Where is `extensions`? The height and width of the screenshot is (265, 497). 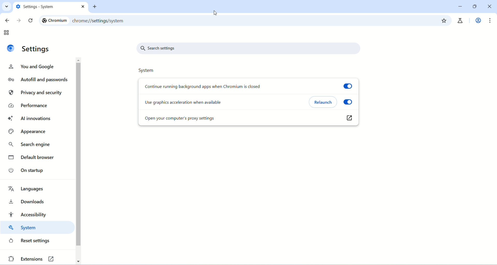 extensions is located at coordinates (25, 260).